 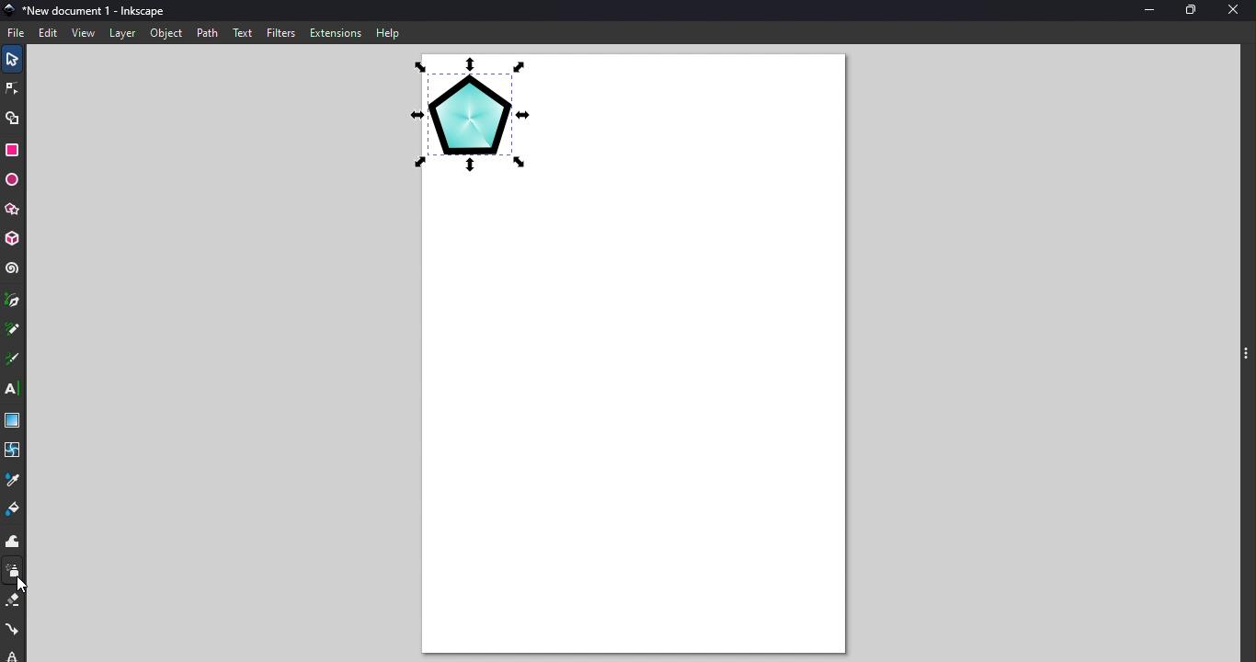 I want to click on Toggle command panel, so click(x=1244, y=356).